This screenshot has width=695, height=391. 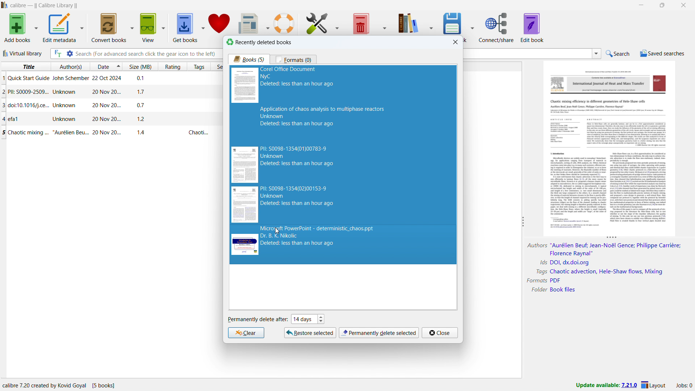 What do you see at coordinates (217, 67) in the screenshot?
I see `sort by series` at bounding box center [217, 67].